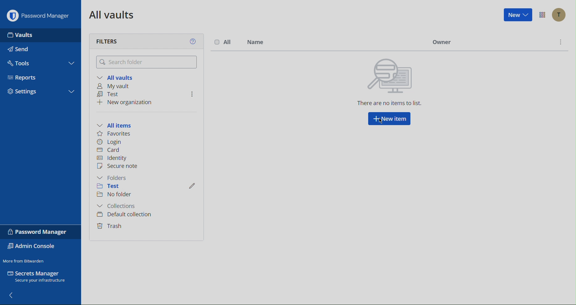  What do you see at coordinates (113, 178) in the screenshot?
I see `Folders` at bounding box center [113, 178].